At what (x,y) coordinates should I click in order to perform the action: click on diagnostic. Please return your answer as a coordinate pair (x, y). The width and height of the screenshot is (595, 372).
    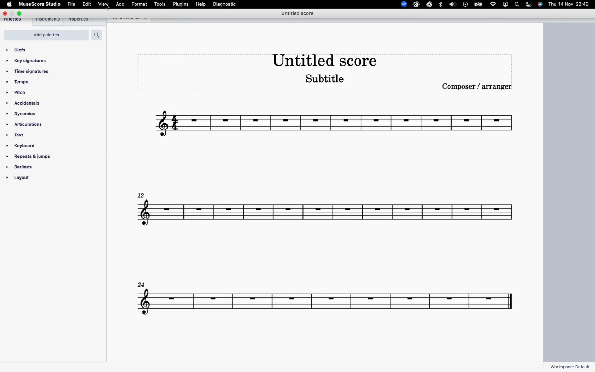
    Looking at the image, I should click on (228, 5).